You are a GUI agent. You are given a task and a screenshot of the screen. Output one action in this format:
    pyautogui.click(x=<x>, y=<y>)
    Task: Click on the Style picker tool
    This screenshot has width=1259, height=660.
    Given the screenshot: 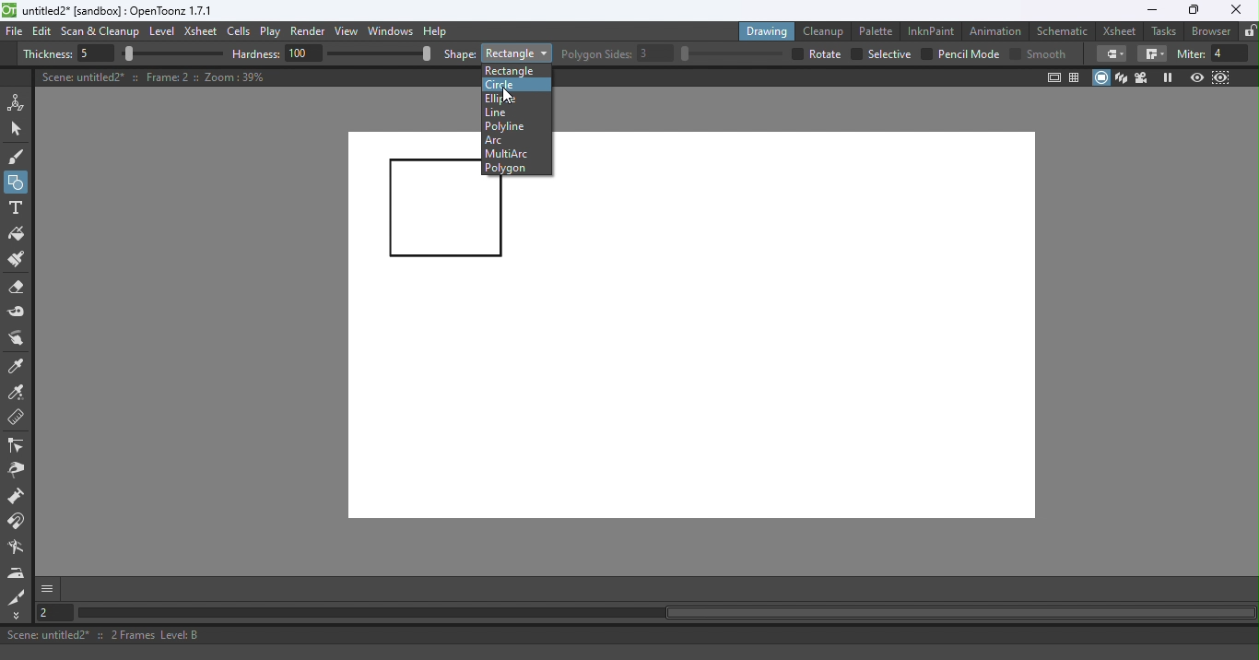 What is the action you would take?
    pyautogui.click(x=18, y=367)
    